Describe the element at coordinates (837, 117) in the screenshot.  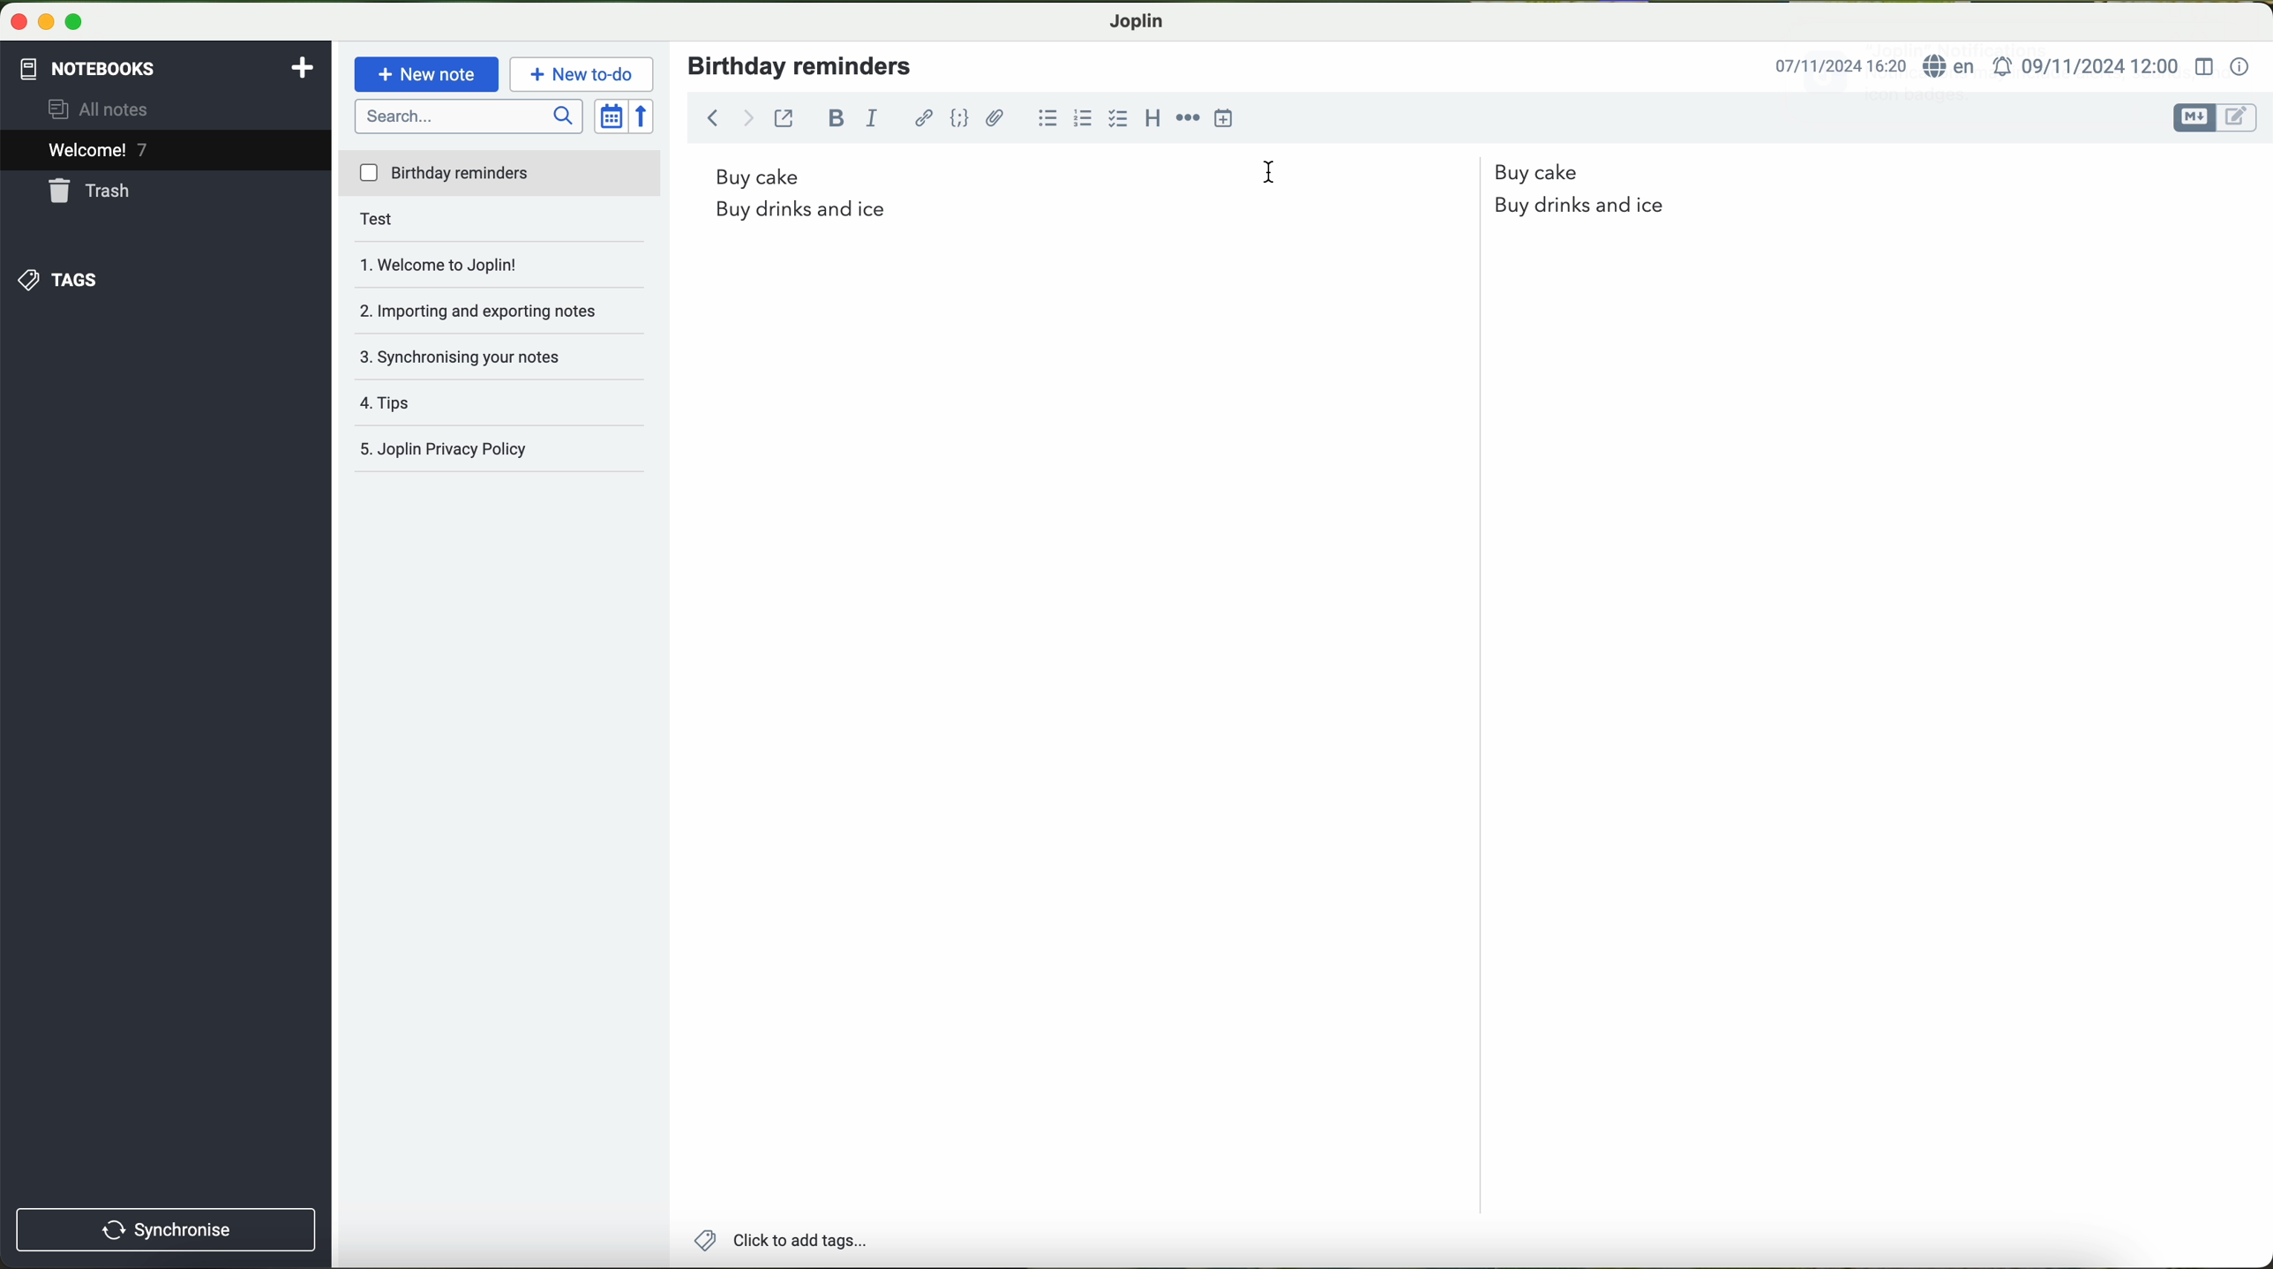
I see `bold` at that location.